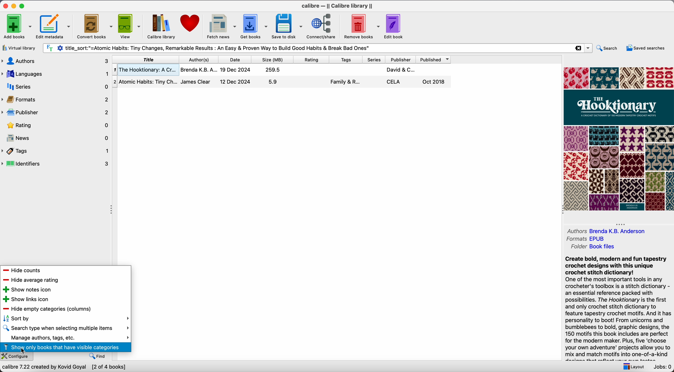  I want to click on Authors, so click(576, 231).